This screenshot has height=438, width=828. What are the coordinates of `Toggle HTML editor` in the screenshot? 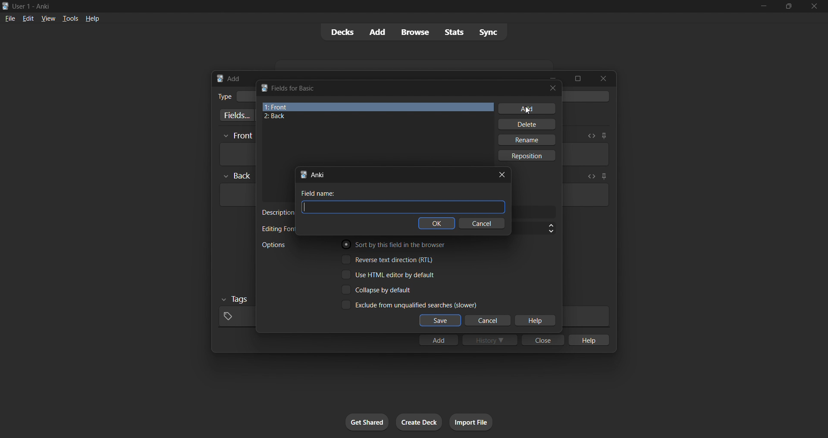 It's located at (590, 176).